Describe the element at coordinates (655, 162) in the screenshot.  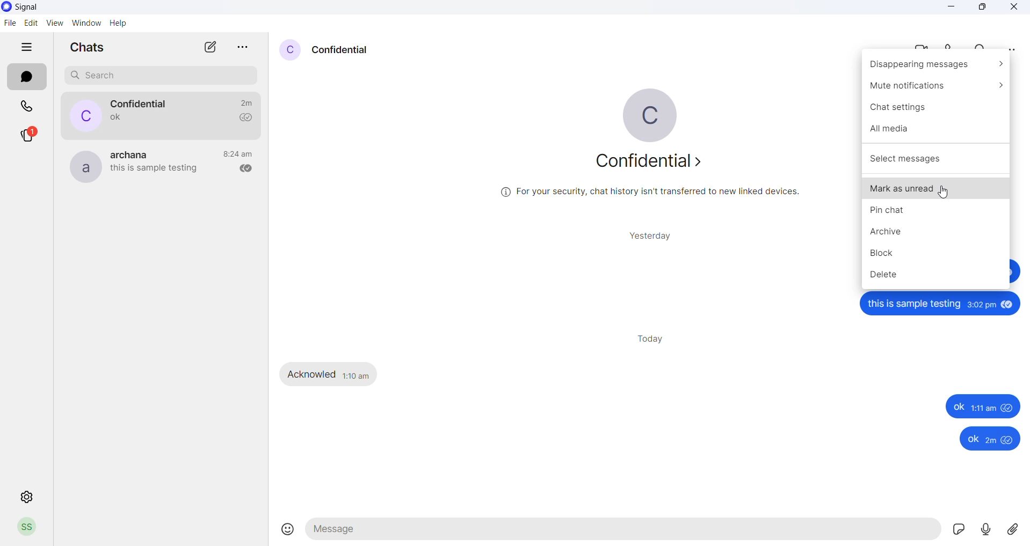
I see `about contact` at that location.